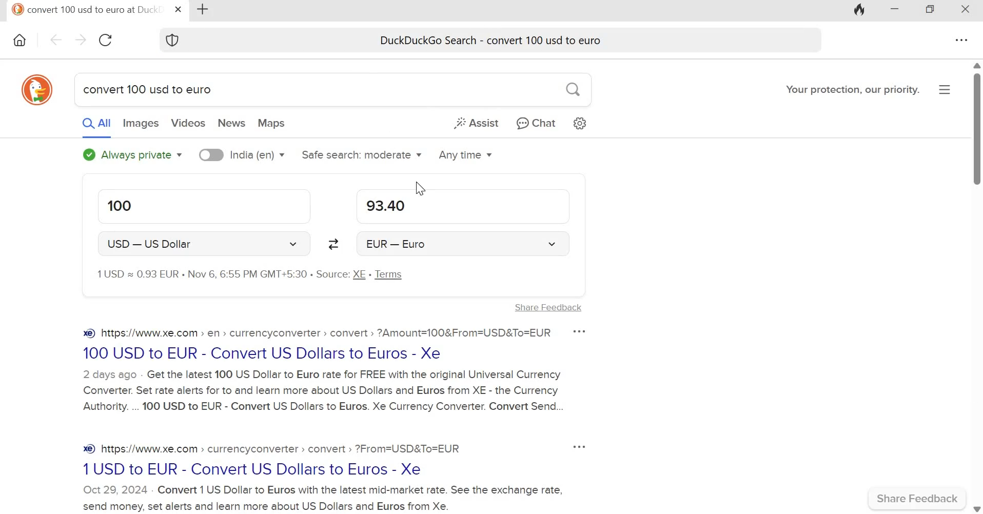 This screenshot has width=983, height=514. I want to click on All, so click(97, 123).